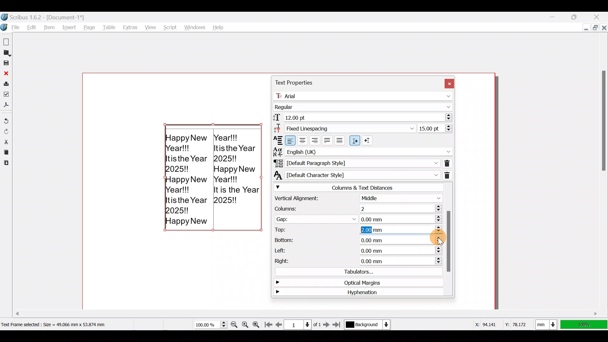 This screenshot has height=342, width=608. What do you see at coordinates (90, 27) in the screenshot?
I see `Page` at bounding box center [90, 27].